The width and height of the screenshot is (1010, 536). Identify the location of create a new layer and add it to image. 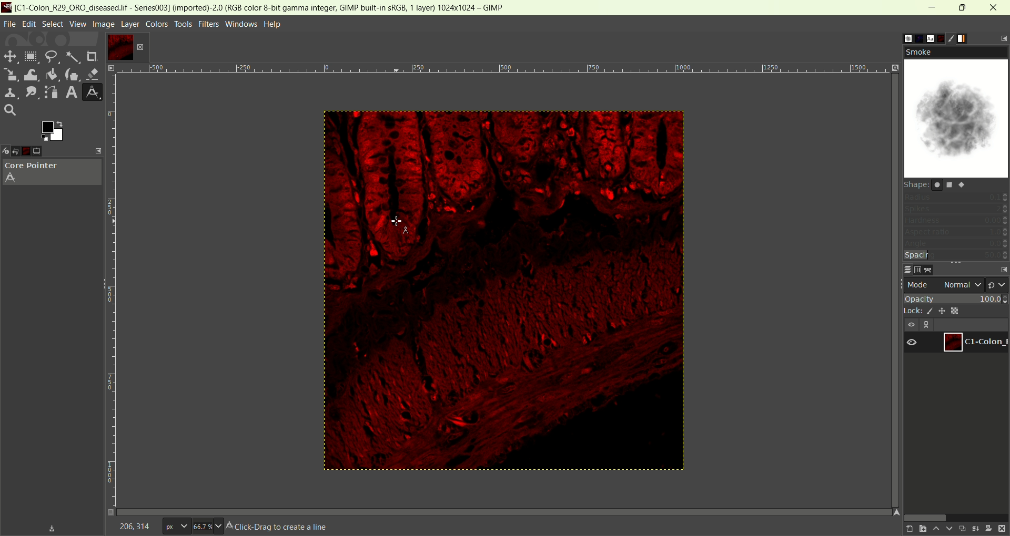
(920, 529).